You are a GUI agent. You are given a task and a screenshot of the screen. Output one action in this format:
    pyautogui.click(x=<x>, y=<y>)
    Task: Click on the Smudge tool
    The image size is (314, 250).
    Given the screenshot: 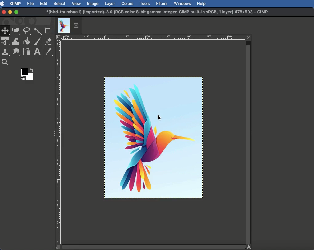 What is the action you would take?
    pyautogui.click(x=17, y=53)
    